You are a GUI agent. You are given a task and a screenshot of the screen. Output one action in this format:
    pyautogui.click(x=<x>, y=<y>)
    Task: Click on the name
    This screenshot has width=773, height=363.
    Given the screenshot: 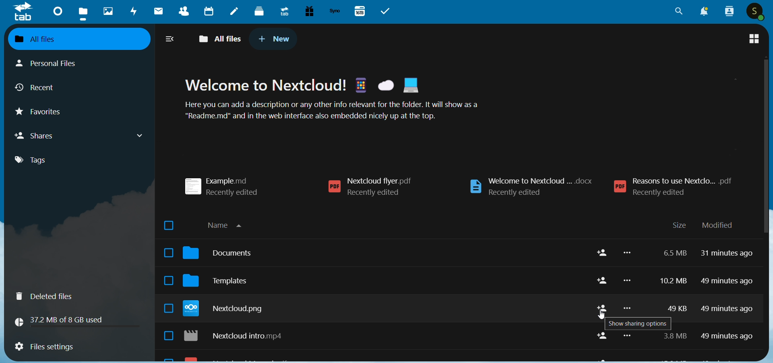 What is the action you would take?
    pyautogui.click(x=229, y=224)
    